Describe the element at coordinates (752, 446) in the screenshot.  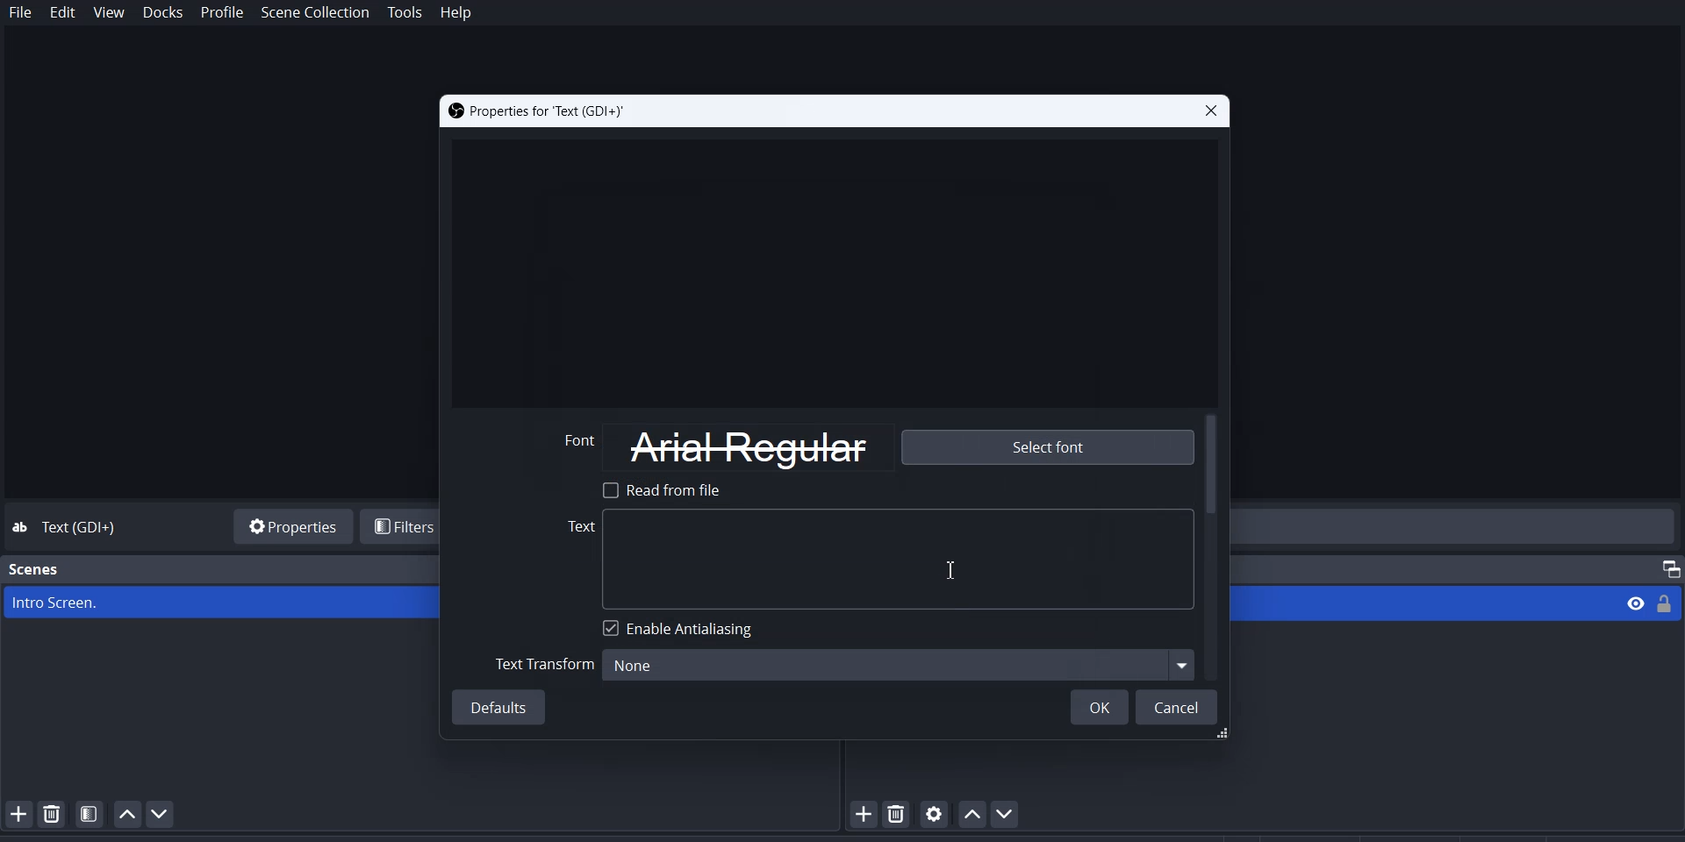
I see `Arial Regular` at that location.